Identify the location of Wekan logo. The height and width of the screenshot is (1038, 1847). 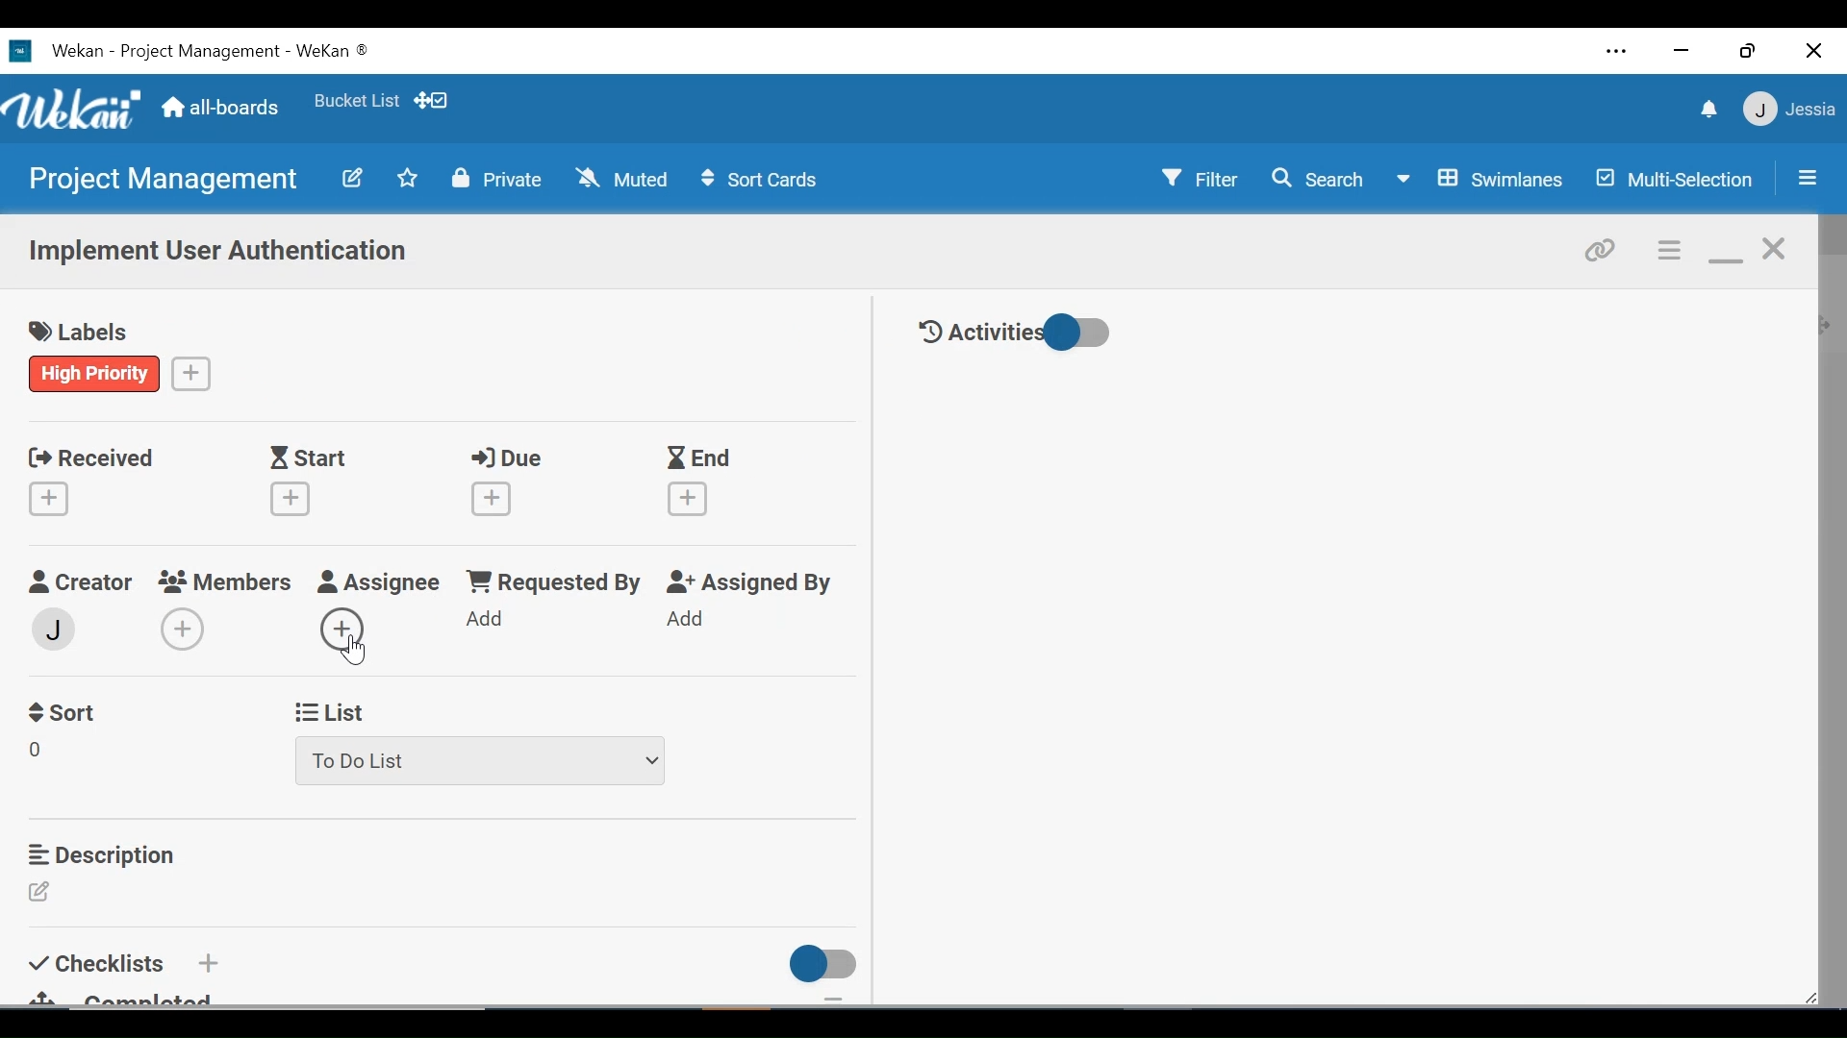
(76, 111).